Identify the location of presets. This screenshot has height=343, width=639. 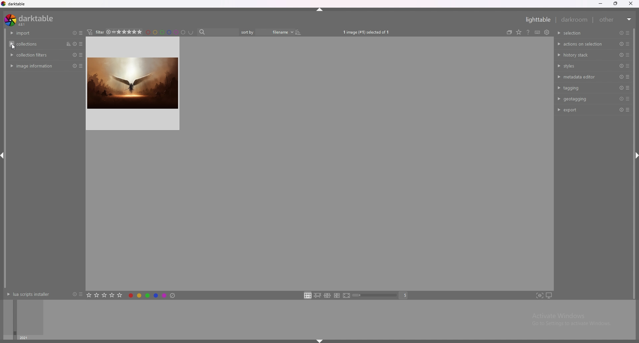
(628, 65).